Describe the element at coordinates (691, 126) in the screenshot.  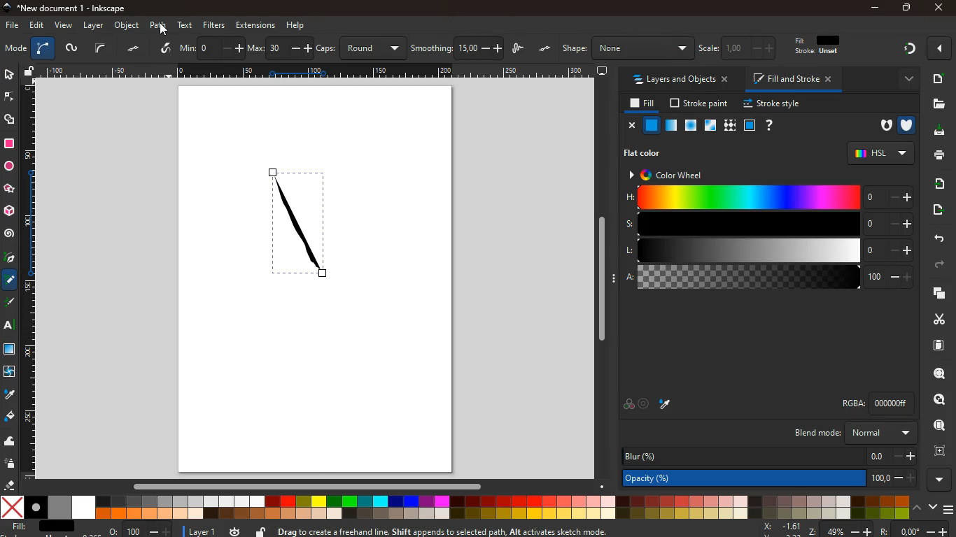
I see `opacity` at that location.